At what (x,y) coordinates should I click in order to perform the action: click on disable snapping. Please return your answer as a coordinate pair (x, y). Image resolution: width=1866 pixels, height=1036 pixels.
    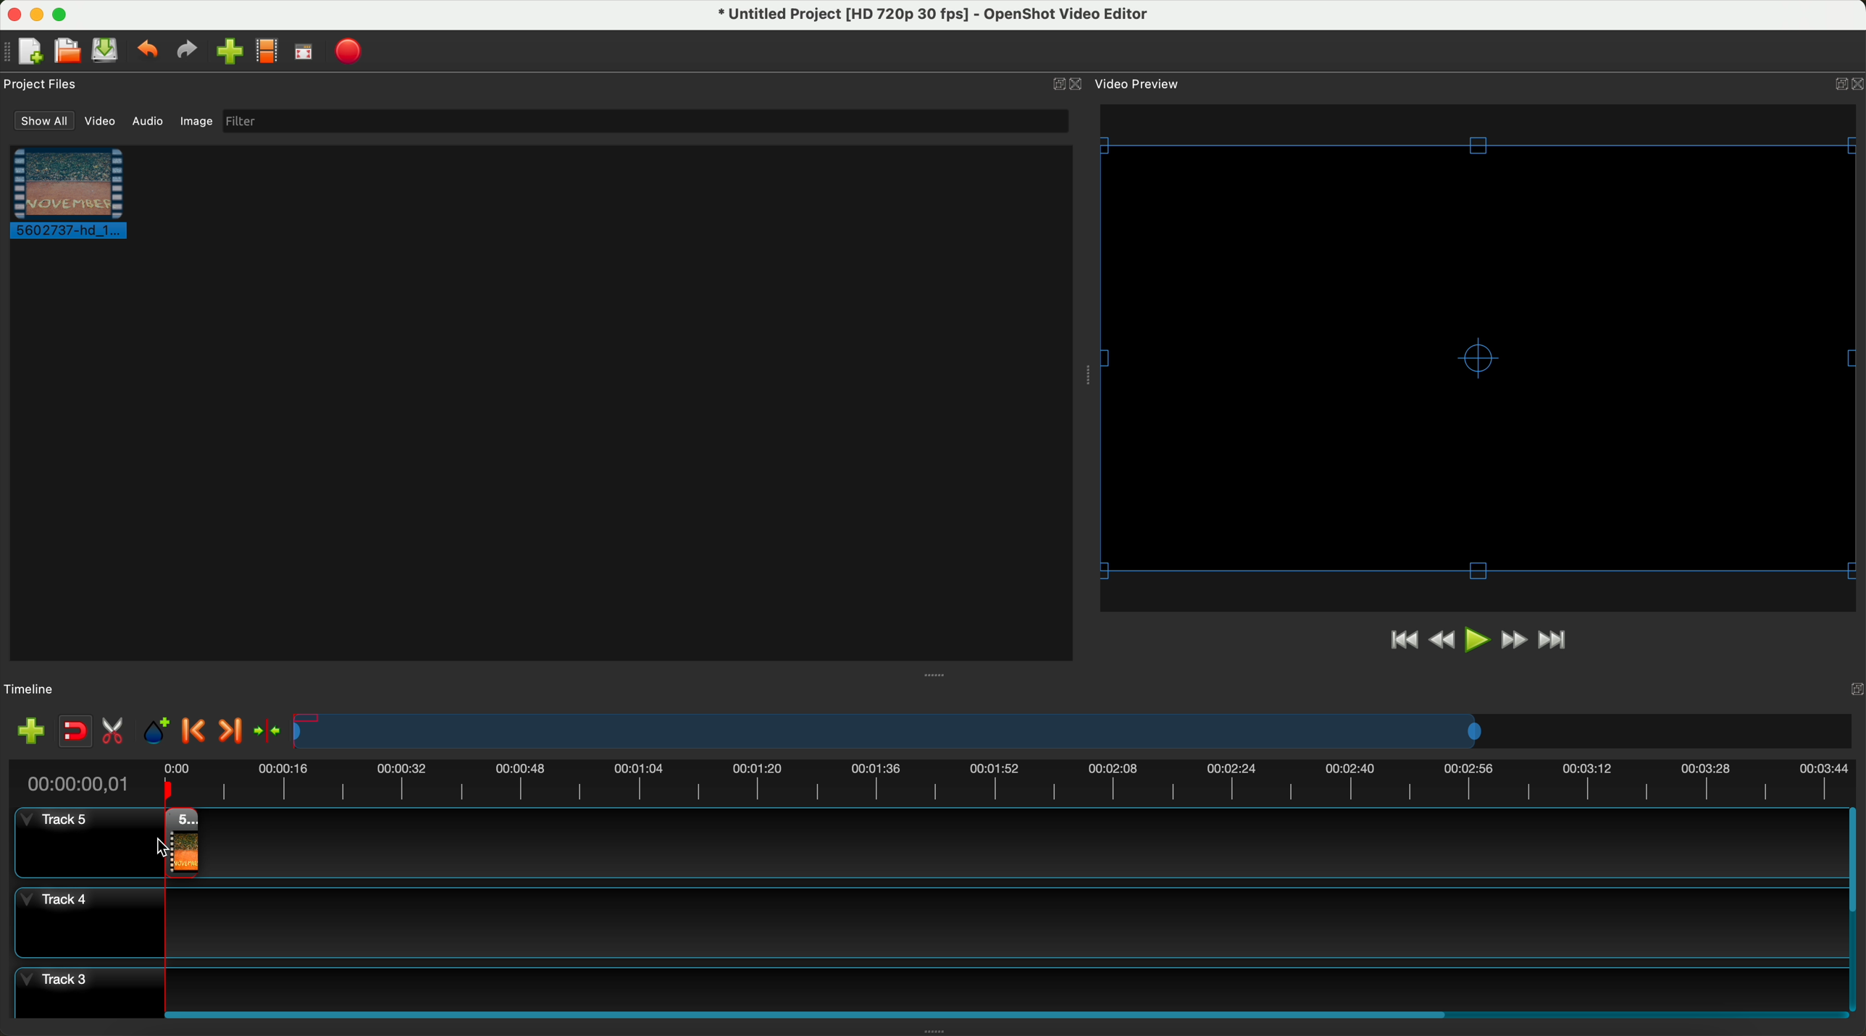
    Looking at the image, I should click on (77, 732).